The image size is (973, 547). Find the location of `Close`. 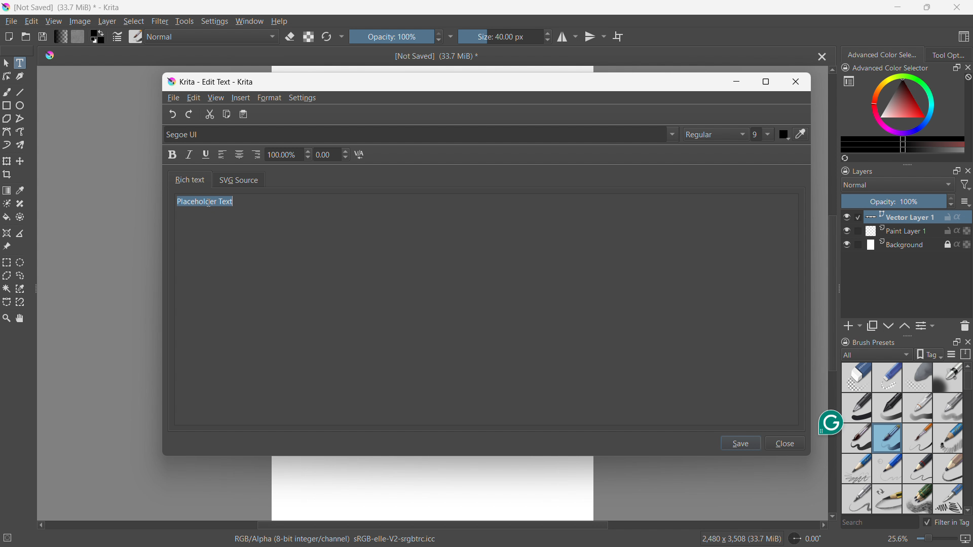

Close is located at coordinates (796, 82).